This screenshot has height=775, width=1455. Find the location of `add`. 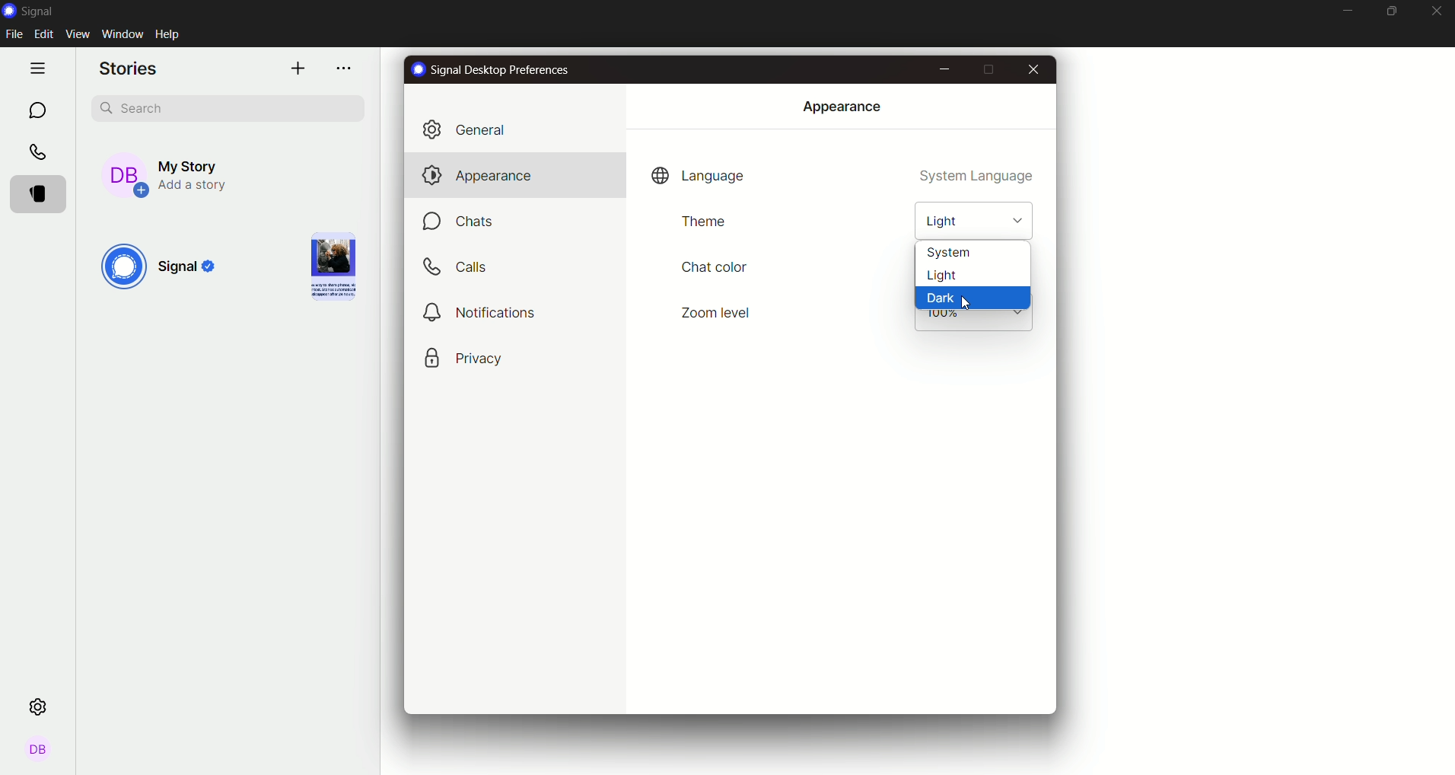

add is located at coordinates (297, 68).